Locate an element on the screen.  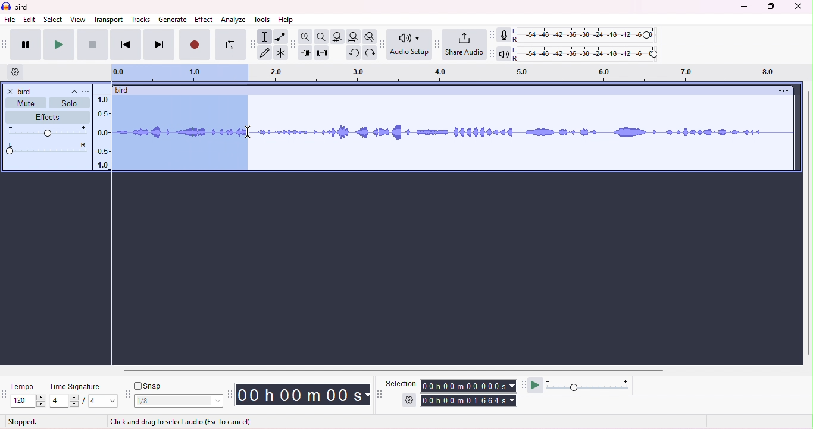
transport tool bar is located at coordinates (5, 43).